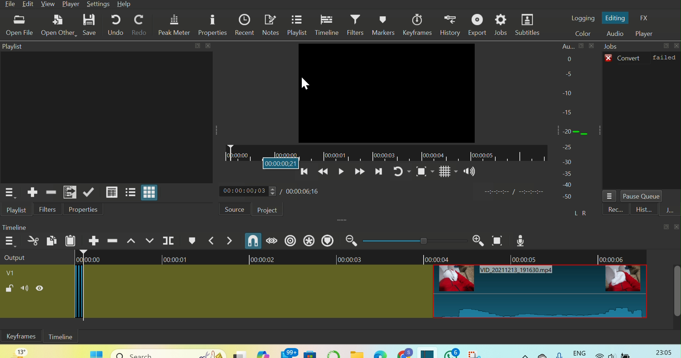  Describe the element at coordinates (229, 240) in the screenshot. I see `Next Marker` at that location.